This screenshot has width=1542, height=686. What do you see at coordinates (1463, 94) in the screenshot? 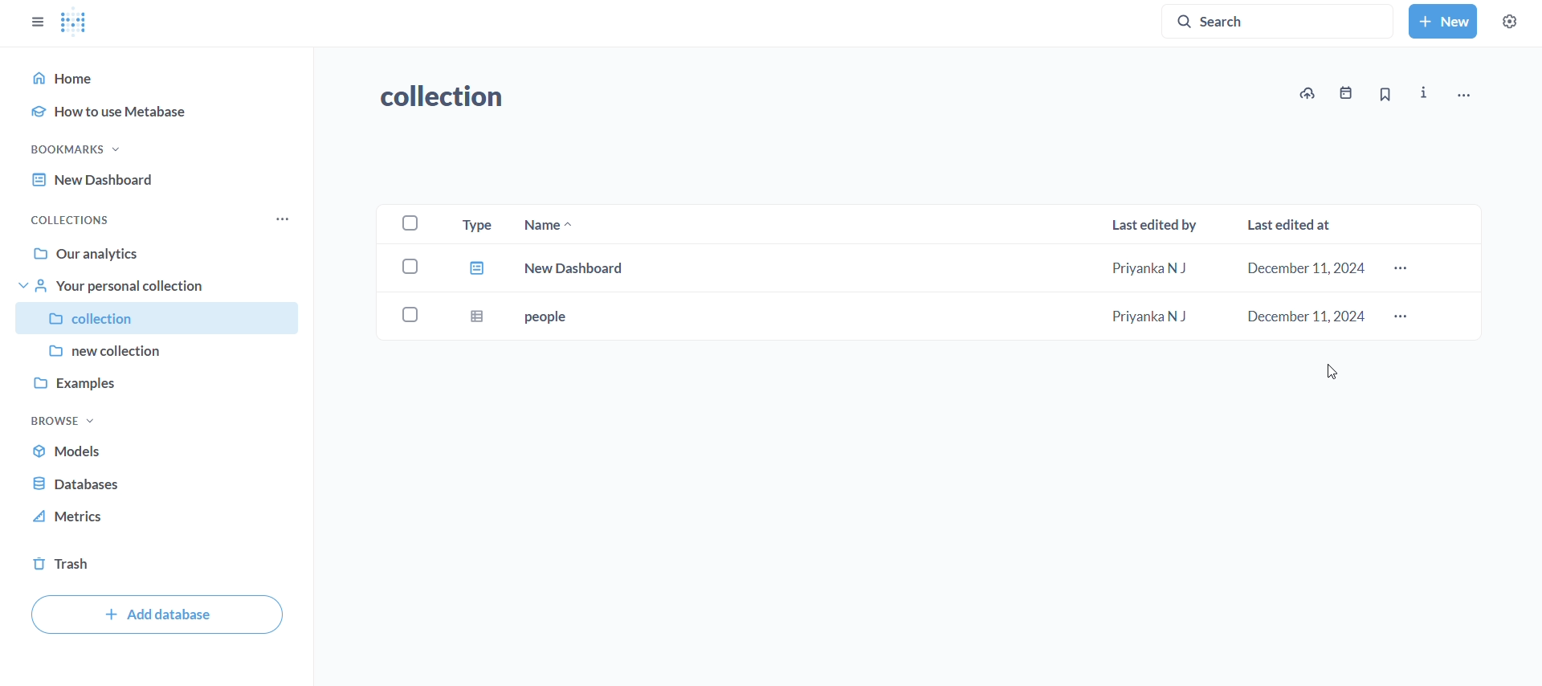
I see `move, trash, and more` at bounding box center [1463, 94].